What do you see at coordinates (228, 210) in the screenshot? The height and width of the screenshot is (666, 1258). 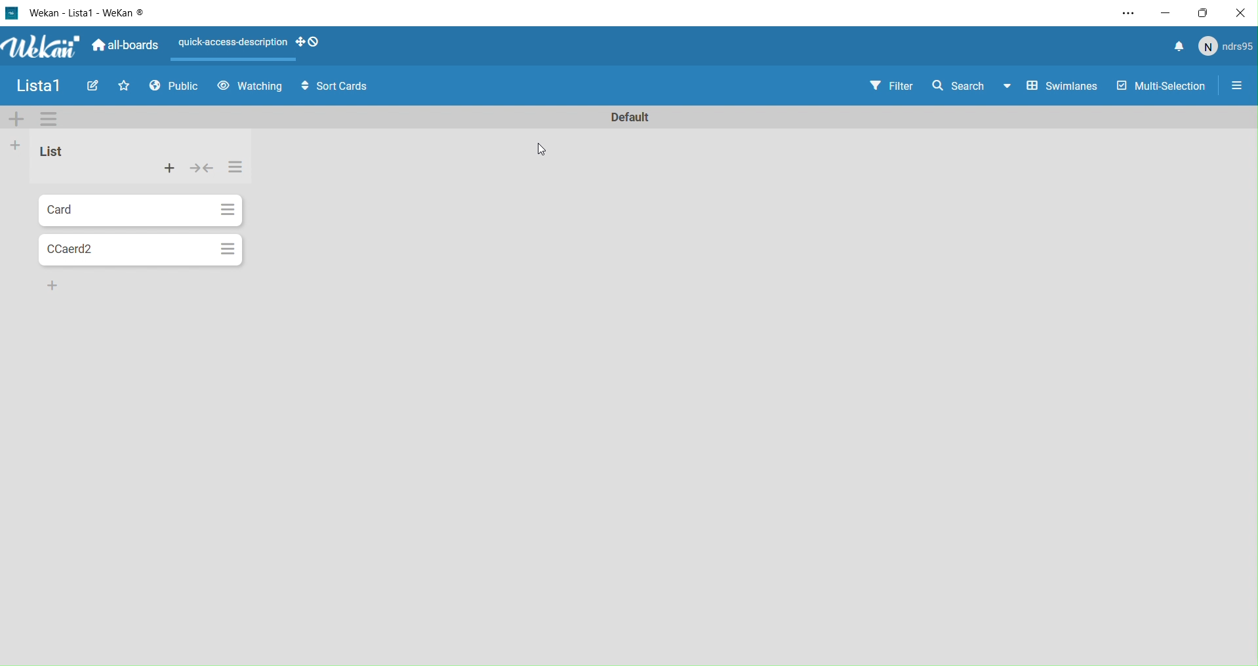 I see `Options` at bounding box center [228, 210].